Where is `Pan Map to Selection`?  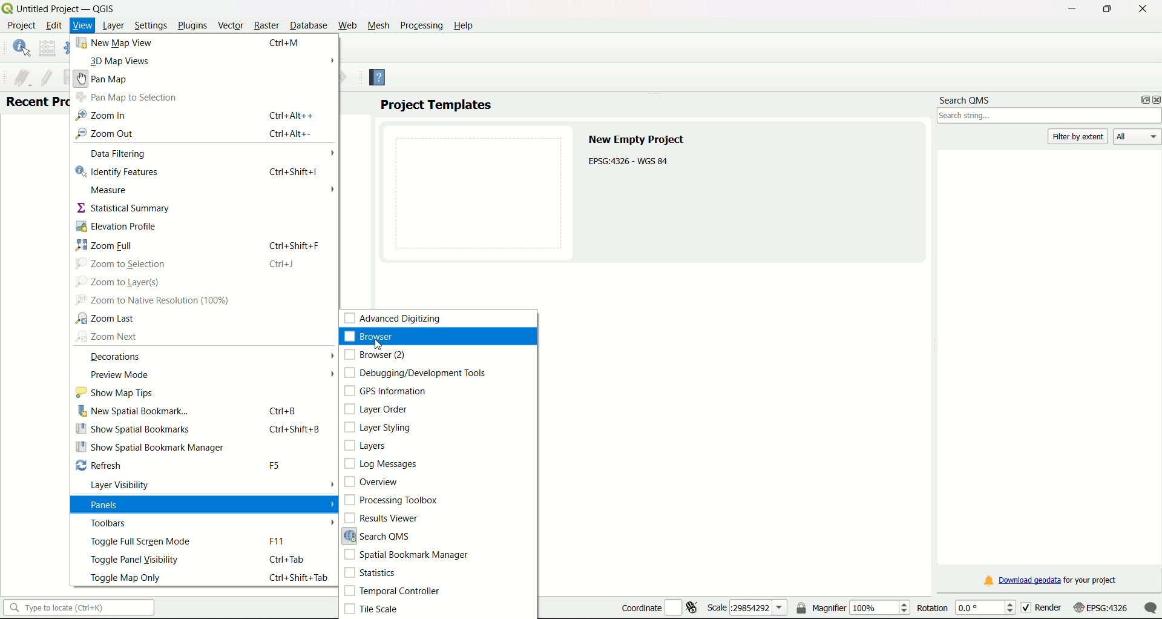
Pan Map to Selection is located at coordinates (126, 98).